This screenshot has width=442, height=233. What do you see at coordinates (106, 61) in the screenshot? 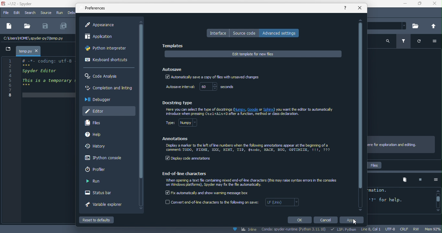
I see `keyboard shortcuts` at bounding box center [106, 61].